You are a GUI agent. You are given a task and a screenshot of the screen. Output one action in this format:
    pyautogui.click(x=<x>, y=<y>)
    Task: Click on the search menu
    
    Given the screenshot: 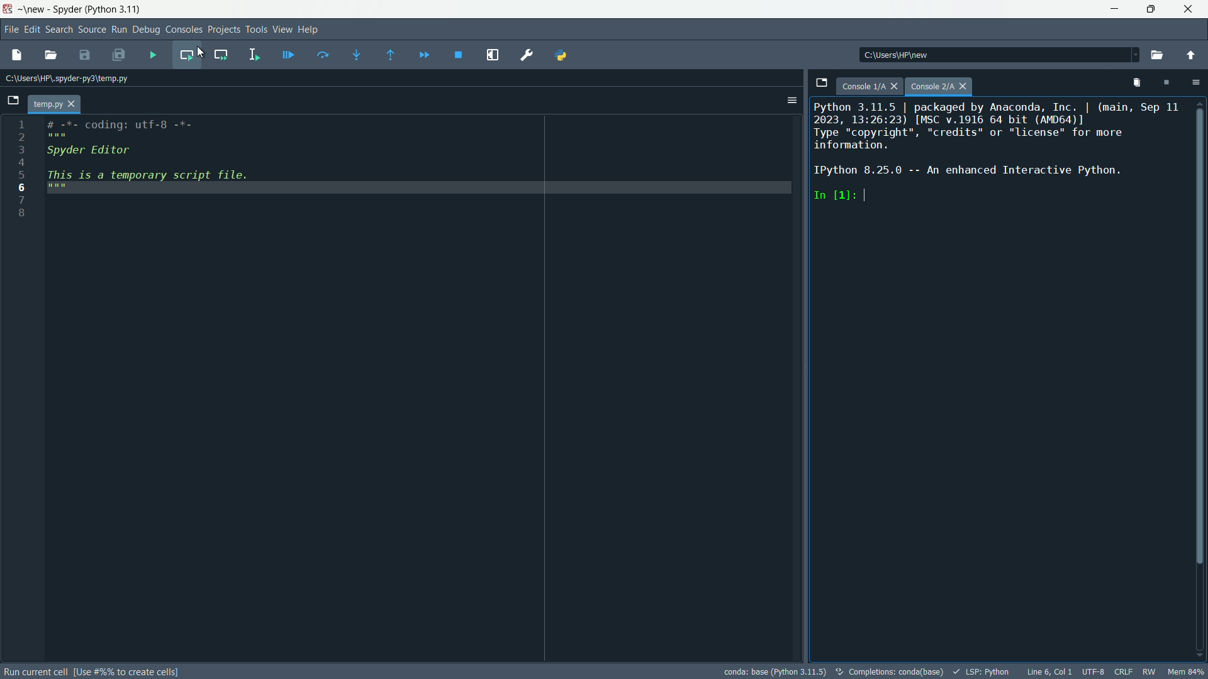 What is the action you would take?
    pyautogui.click(x=60, y=29)
    